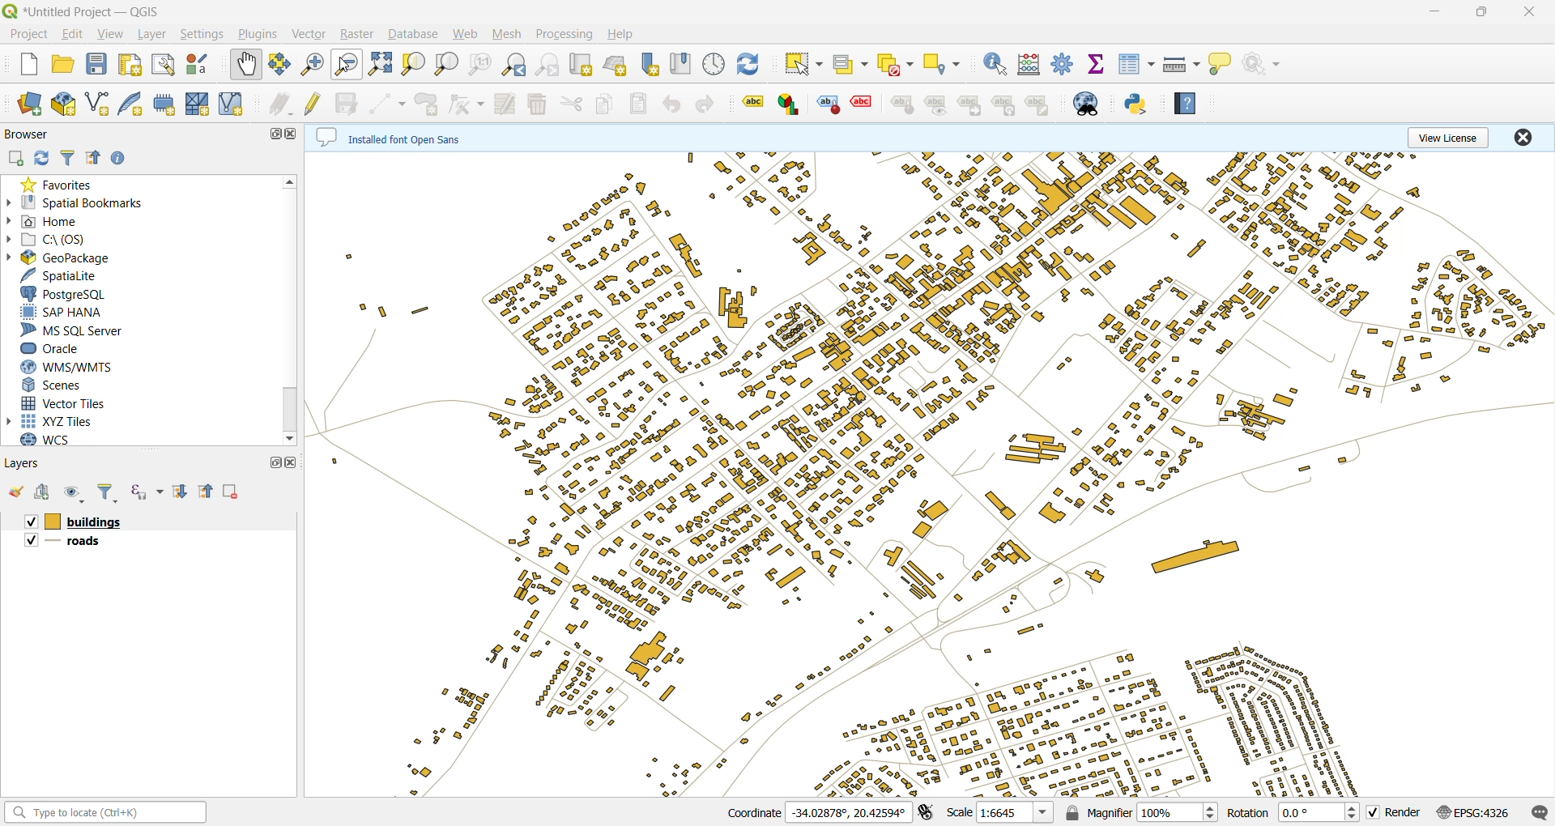 The image size is (1555, 826). What do you see at coordinates (618, 66) in the screenshot?
I see `new 3d map` at bounding box center [618, 66].